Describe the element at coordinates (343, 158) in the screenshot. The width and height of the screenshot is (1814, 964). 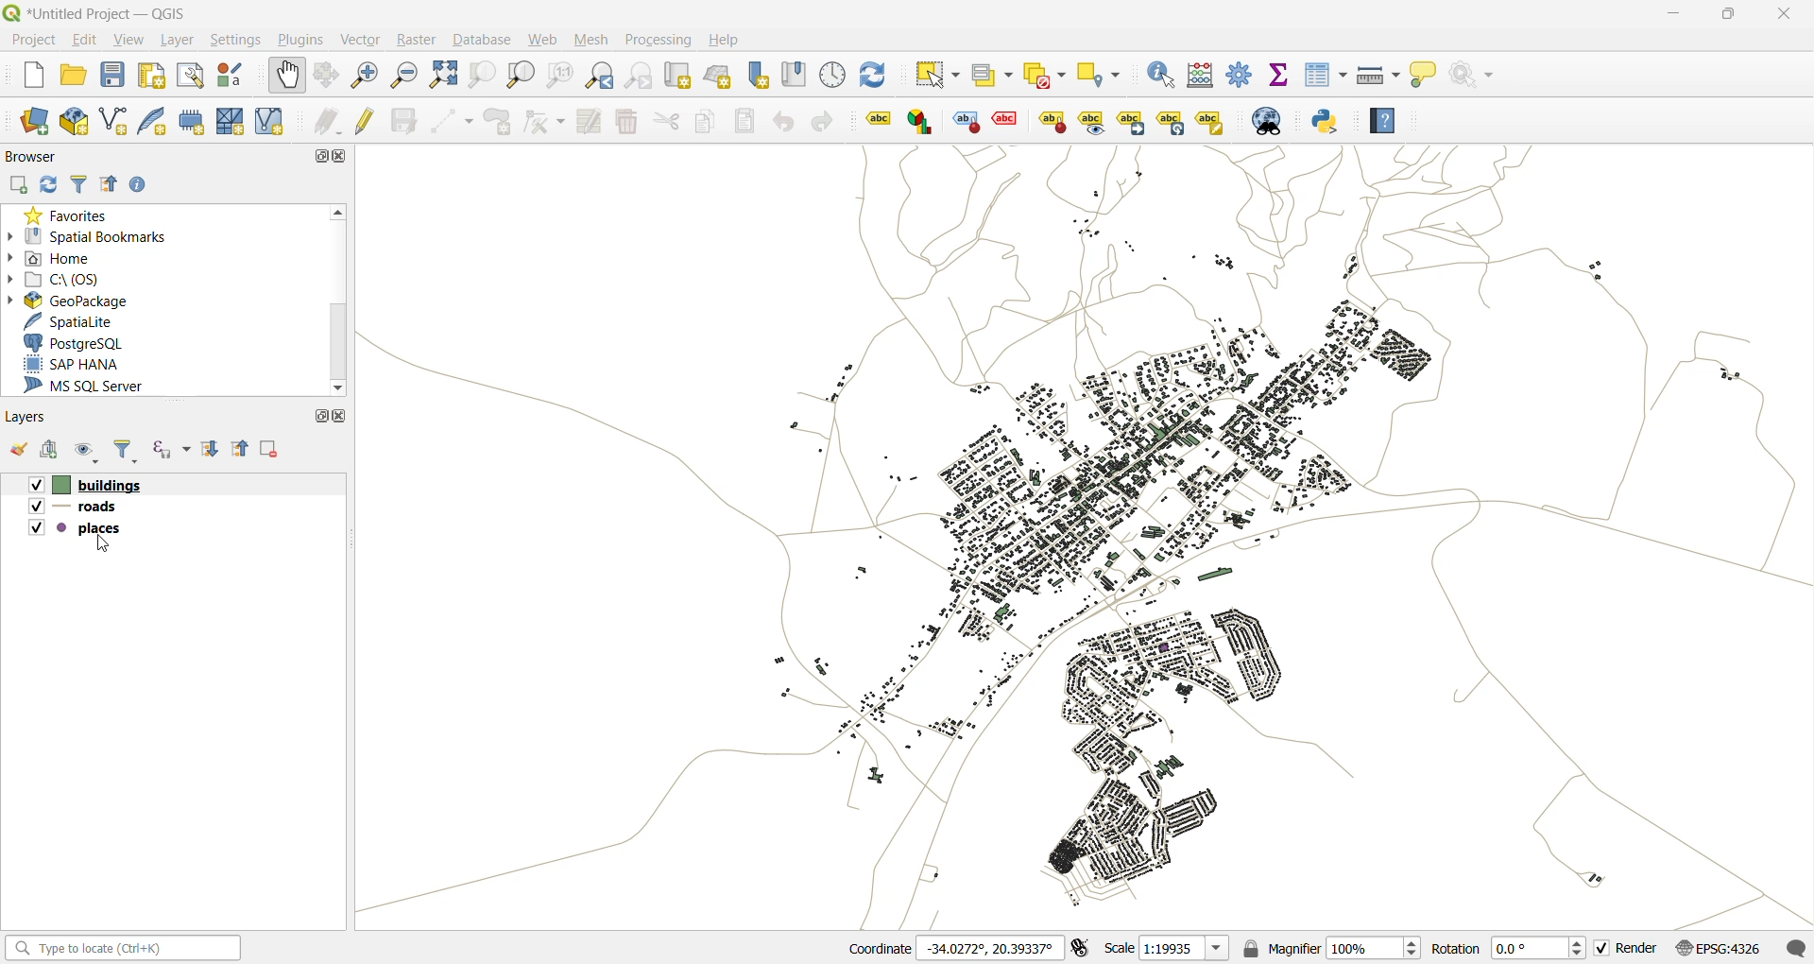
I see `close` at that location.